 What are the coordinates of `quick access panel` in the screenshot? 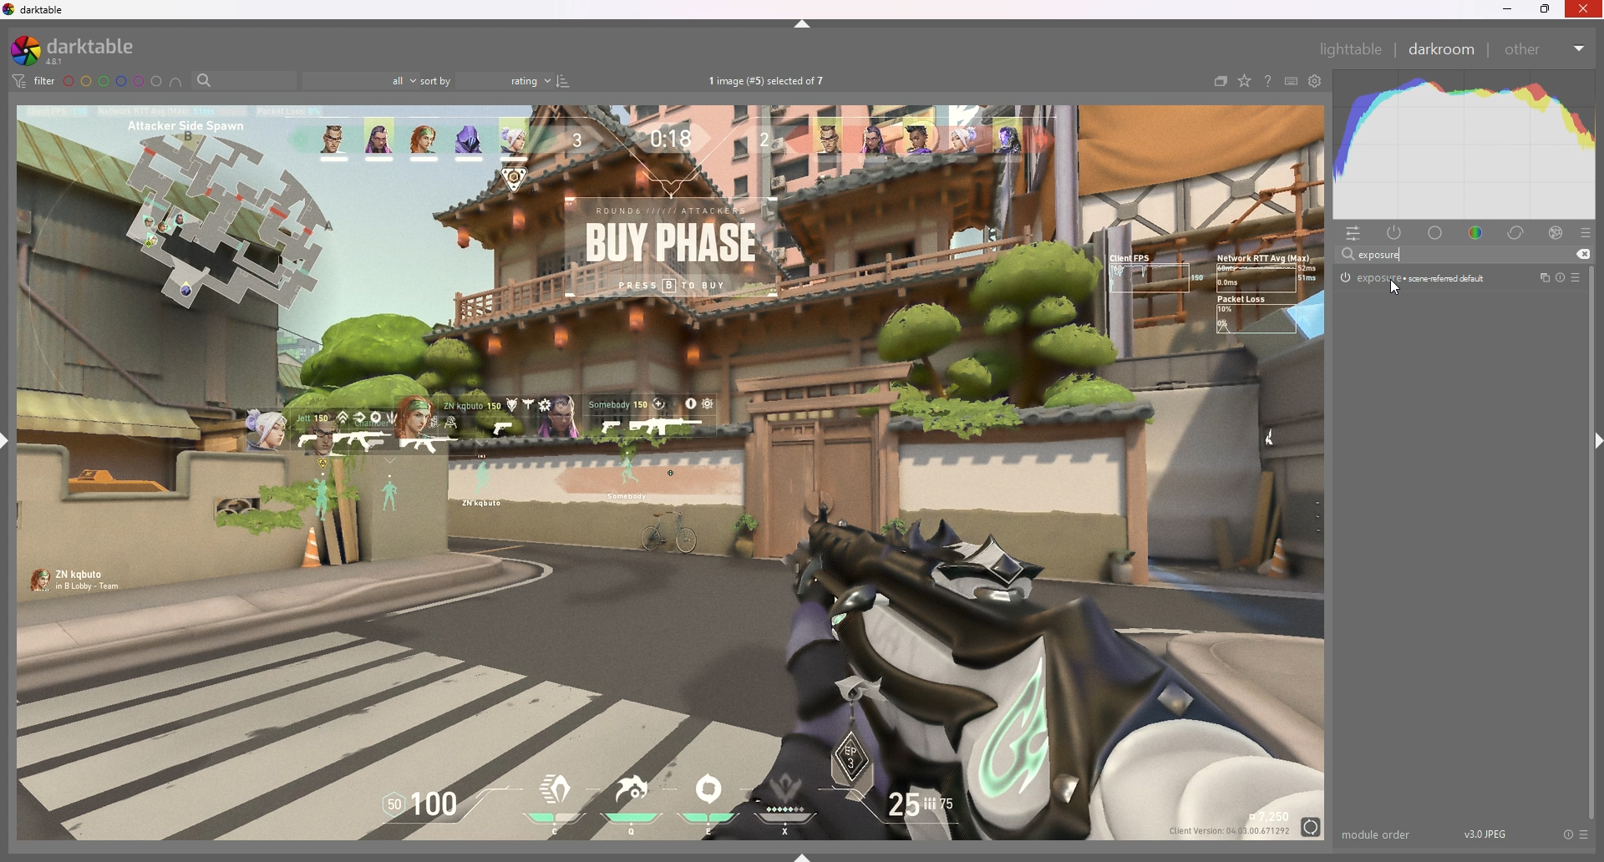 It's located at (1357, 234).